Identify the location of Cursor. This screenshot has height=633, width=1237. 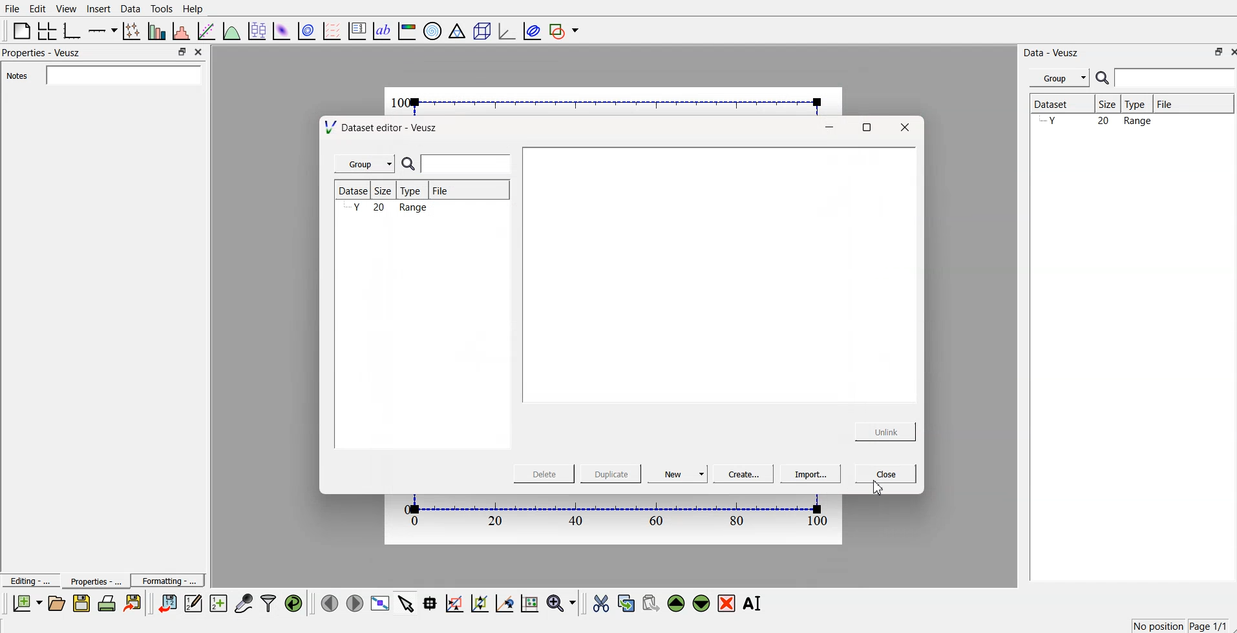
(877, 487).